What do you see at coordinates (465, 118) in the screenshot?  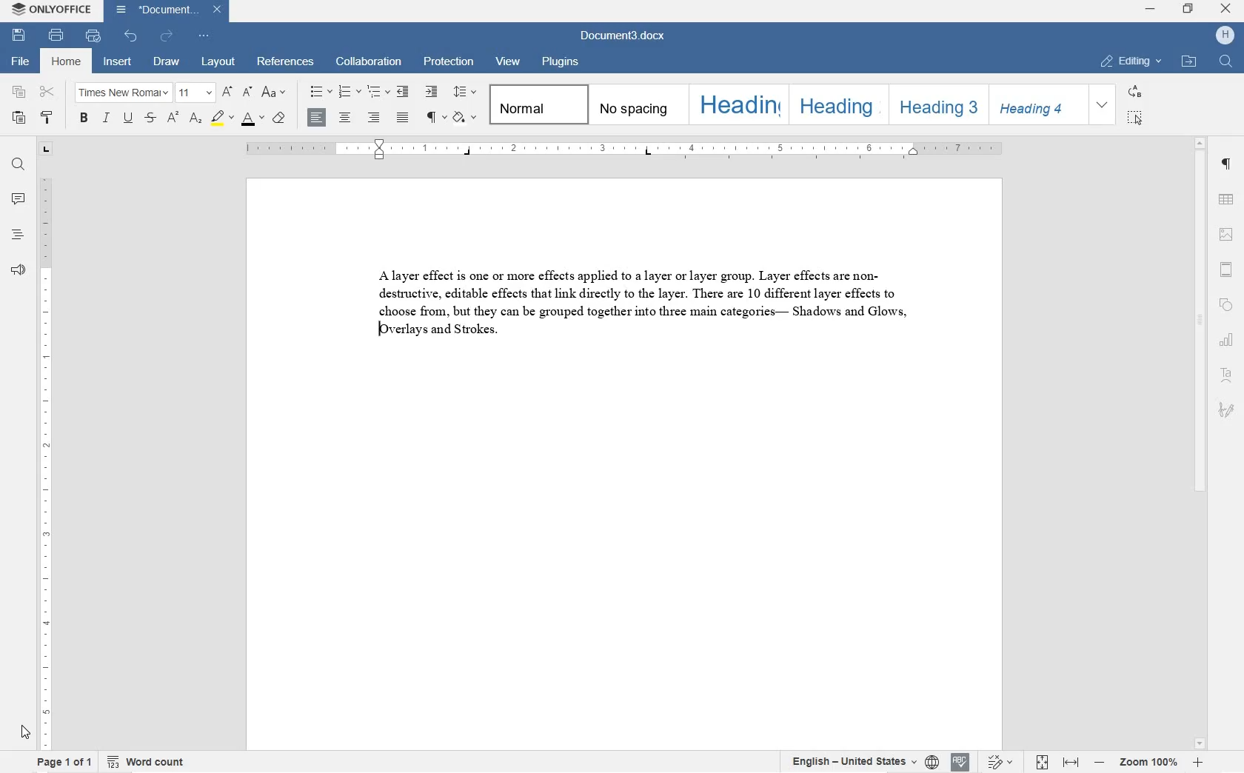 I see `SHADING` at bounding box center [465, 118].